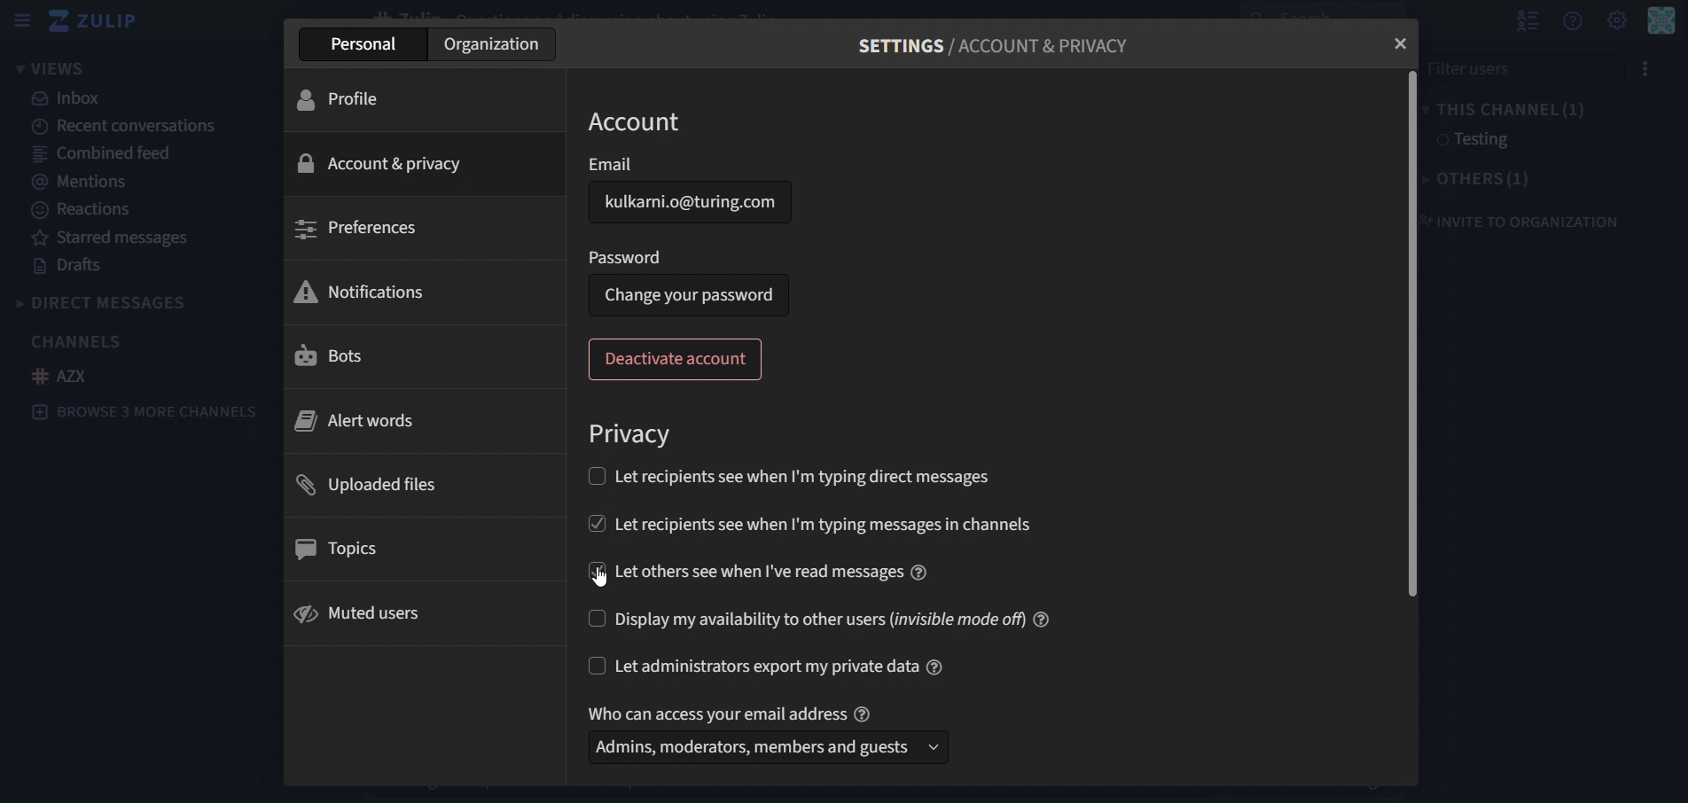 The height and width of the screenshot is (803, 1688). I want to click on main menu, so click(1616, 20).